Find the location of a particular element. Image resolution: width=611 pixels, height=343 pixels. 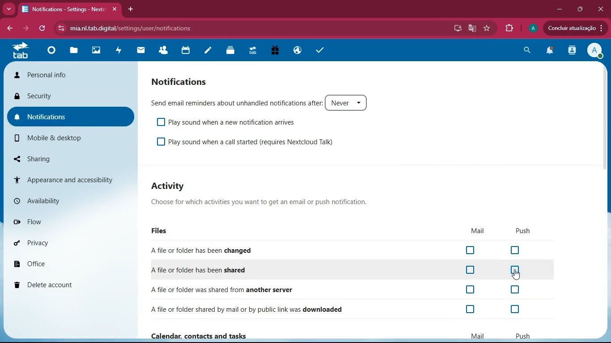

notifications is located at coordinates (182, 81).